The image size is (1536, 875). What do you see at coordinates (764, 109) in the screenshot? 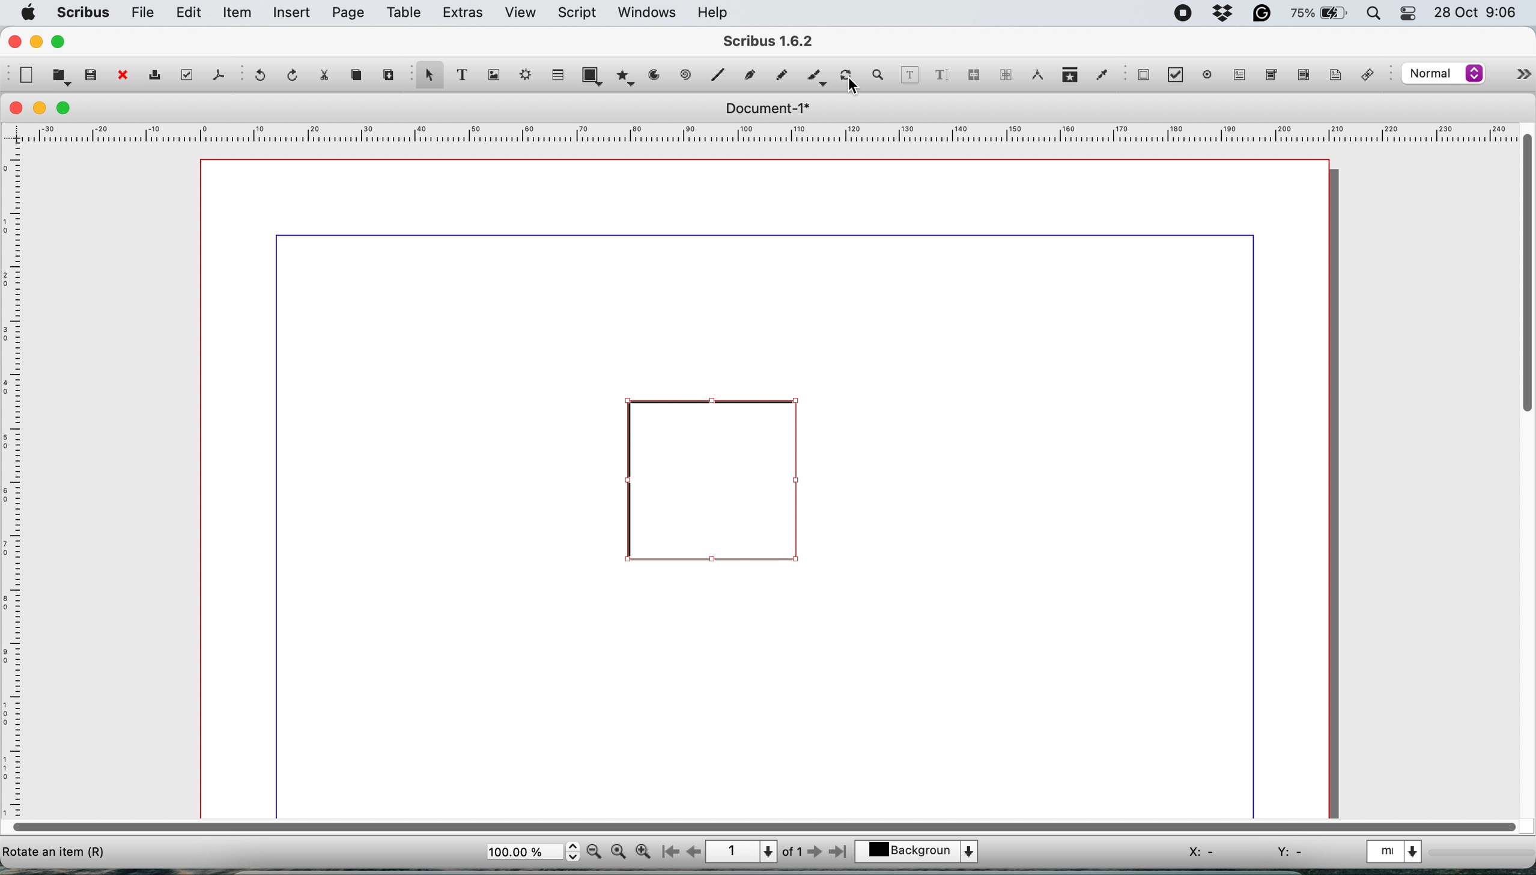
I see `document-1*` at bounding box center [764, 109].